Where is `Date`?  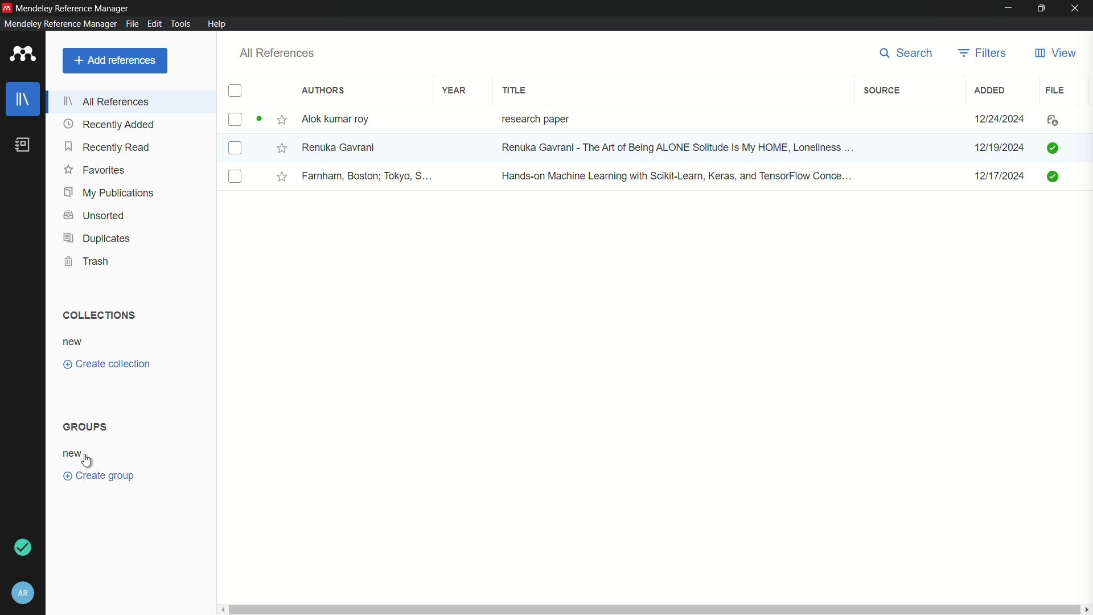 Date is located at coordinates (1001, 118).